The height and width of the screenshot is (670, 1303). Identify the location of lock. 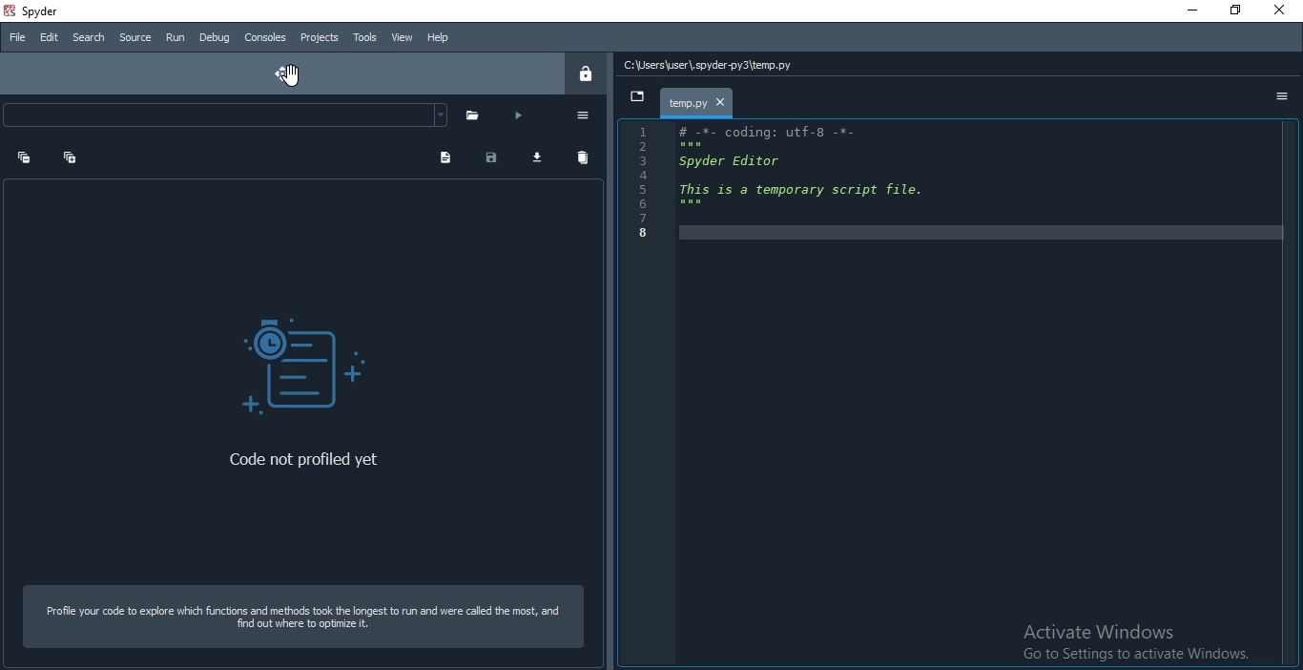
(589, 74).